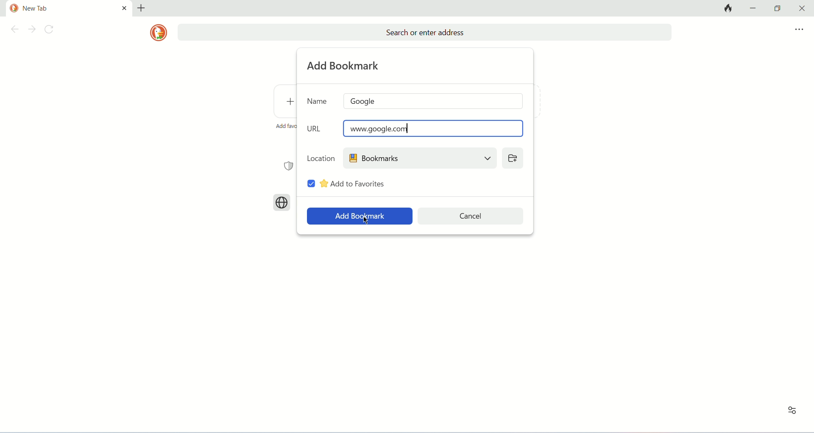 The height and width of the screenshot is (433, 814). What do you see at coordinates (285, 126) in the screenshot?
I see `add favorite` at bounding box center [285, 126].